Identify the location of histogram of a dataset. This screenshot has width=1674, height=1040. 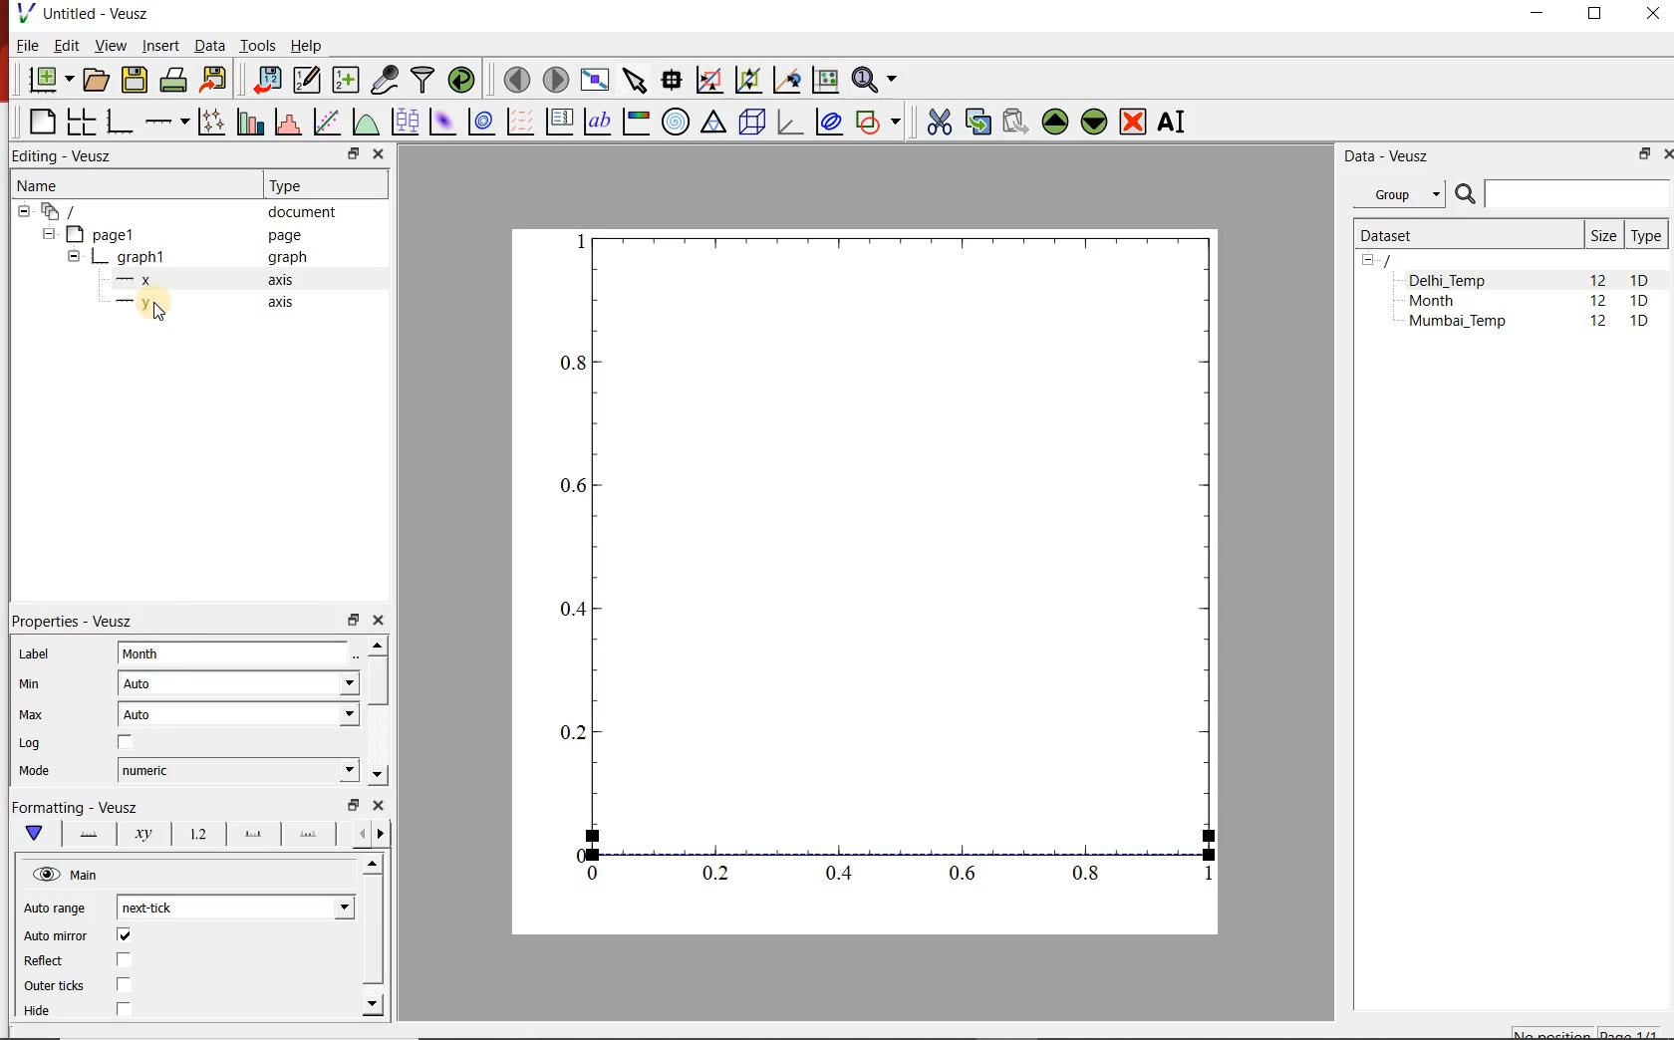
(287, 122).